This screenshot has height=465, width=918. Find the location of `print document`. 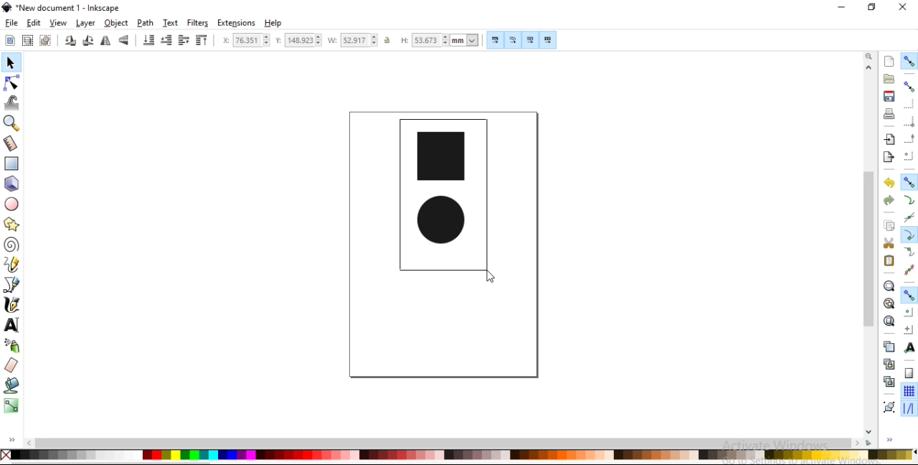

print document is located at coordinates (889, 114).